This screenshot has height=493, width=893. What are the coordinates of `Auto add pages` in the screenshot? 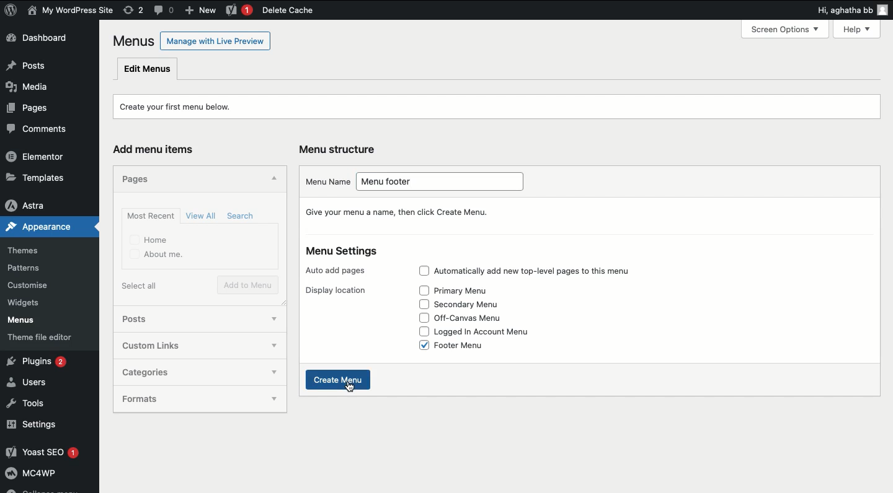 It's located at (335, 271).